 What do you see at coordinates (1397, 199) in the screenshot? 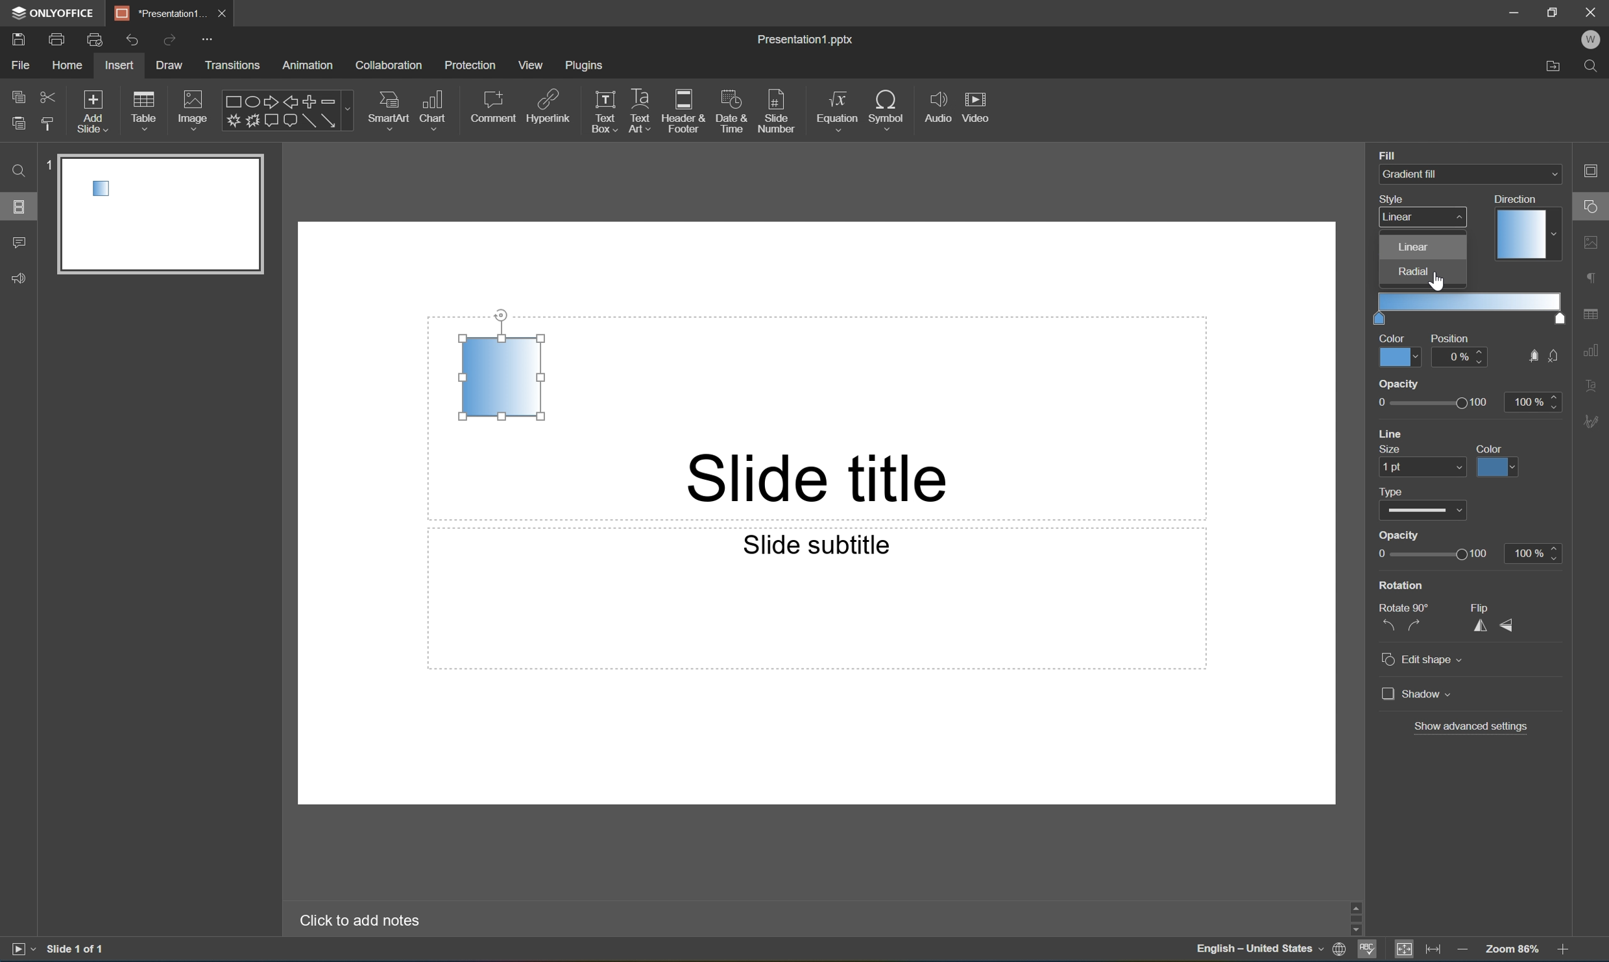
I see `style` at bounding box center [1397, 199].